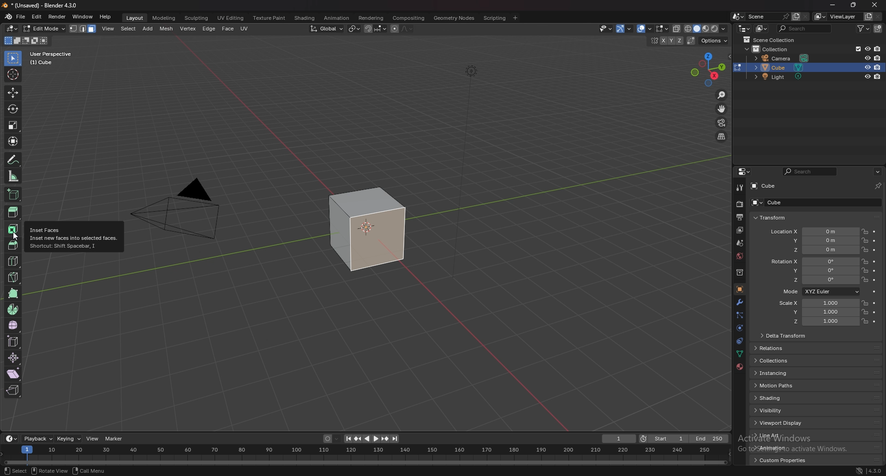 This screenshot has height=476, width=886. What do you see at coordinates (358, 439) in the screenshot?
I see `jump to keyframe` at bounding box center [358, 439].